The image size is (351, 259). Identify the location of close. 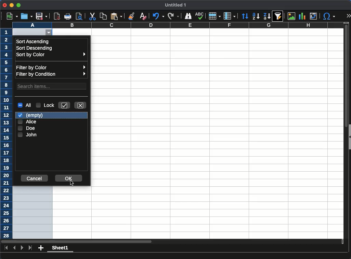
(5, 5).